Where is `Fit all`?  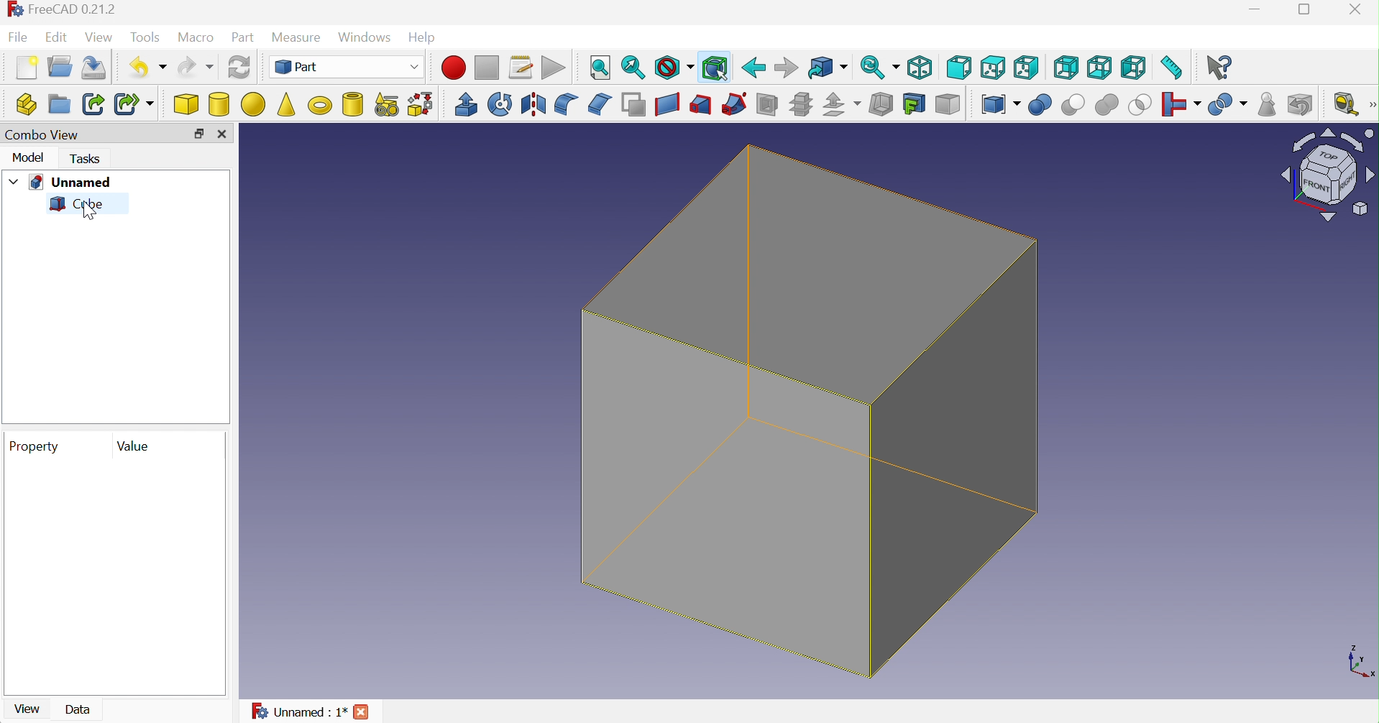 Fit all is located at coordinates (599, 68).